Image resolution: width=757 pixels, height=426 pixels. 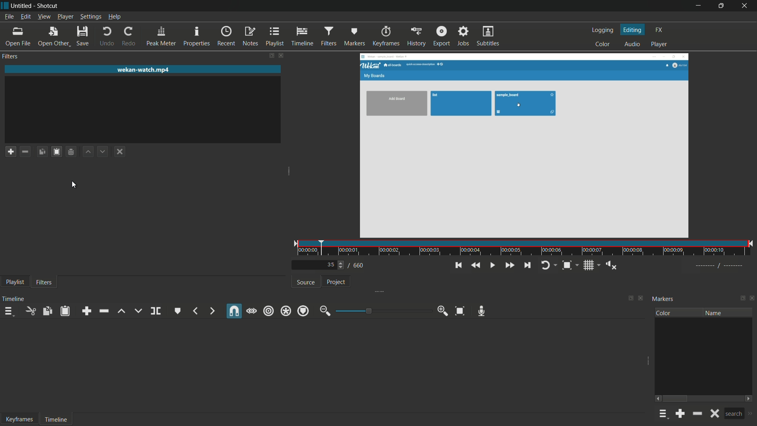 What do you see at coordinates (714, 413) in the screenshot?
I see `deselect the marker` at bounding box center [714, 413].